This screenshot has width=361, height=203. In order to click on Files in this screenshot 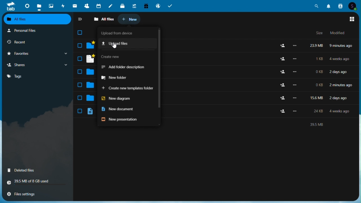, I will do `click(313, 97)`.